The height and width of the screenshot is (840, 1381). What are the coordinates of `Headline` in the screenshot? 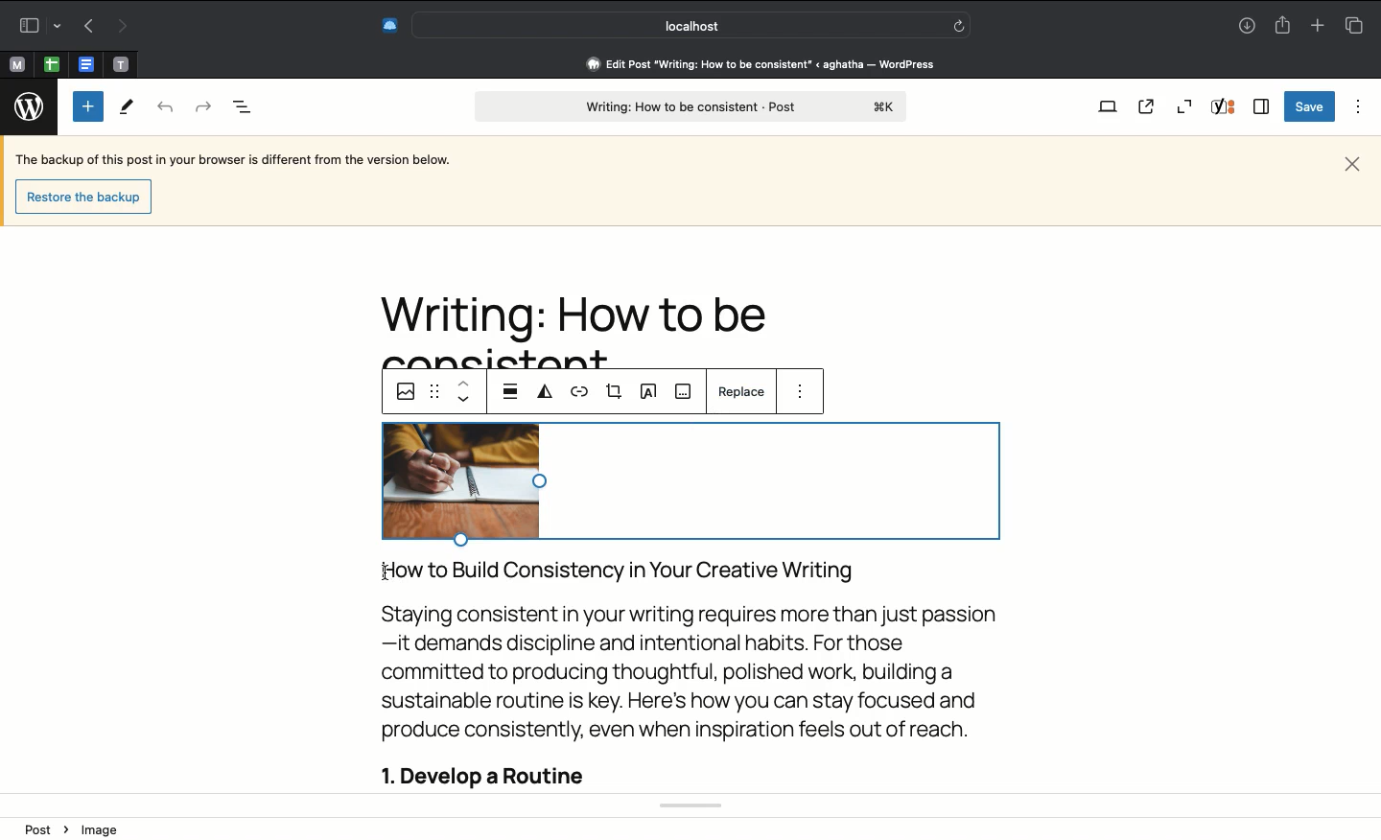 It's located at (584, 328).